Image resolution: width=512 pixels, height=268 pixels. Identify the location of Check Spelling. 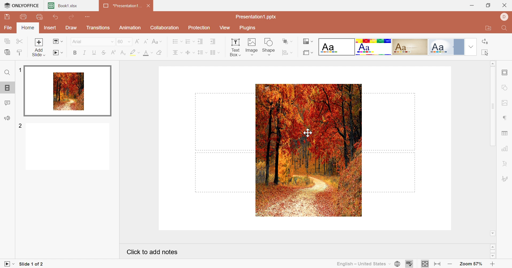
(410, 263).